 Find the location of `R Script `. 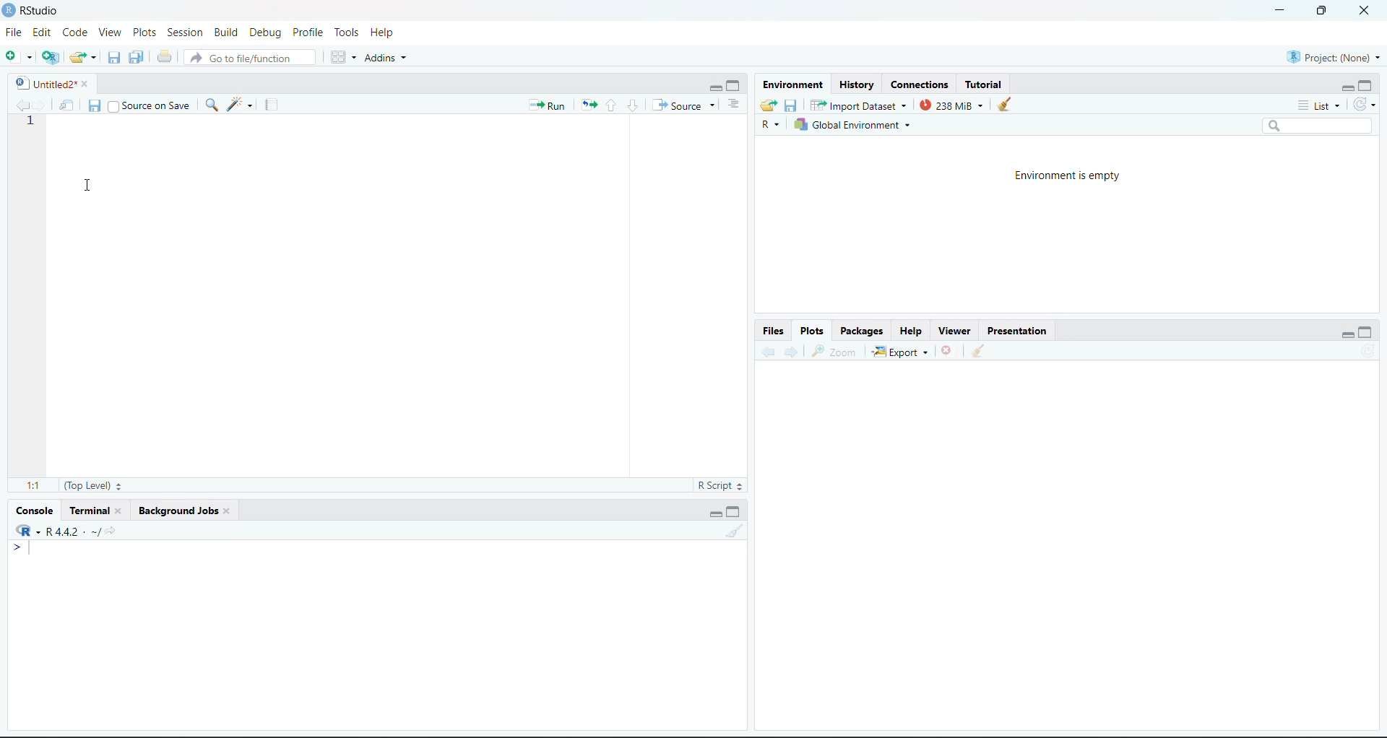

R Script  is located at coordinates (719, 485).